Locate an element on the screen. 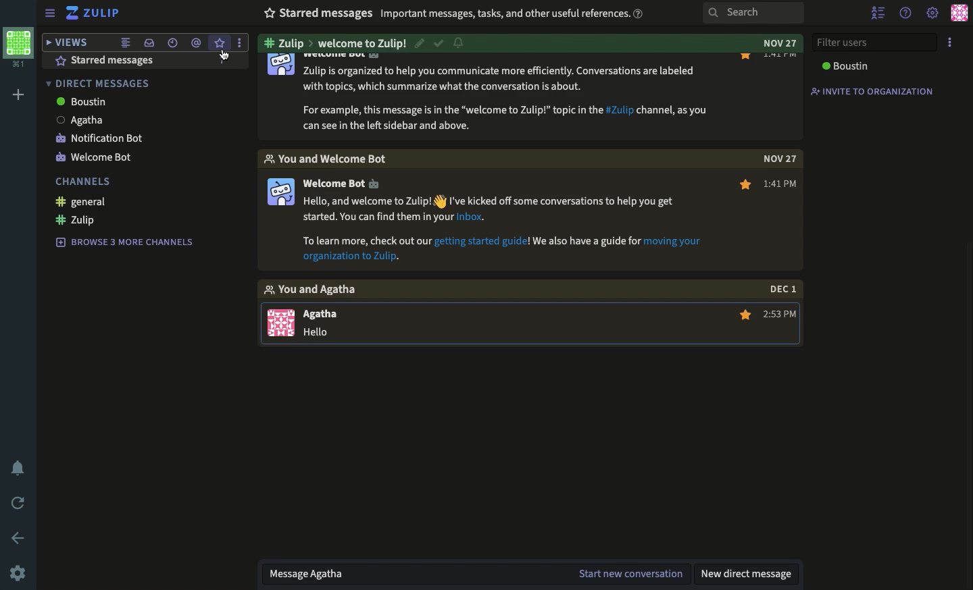 The height and width of the screenshot is (590, 973). star is located at coordinates (740, 186).